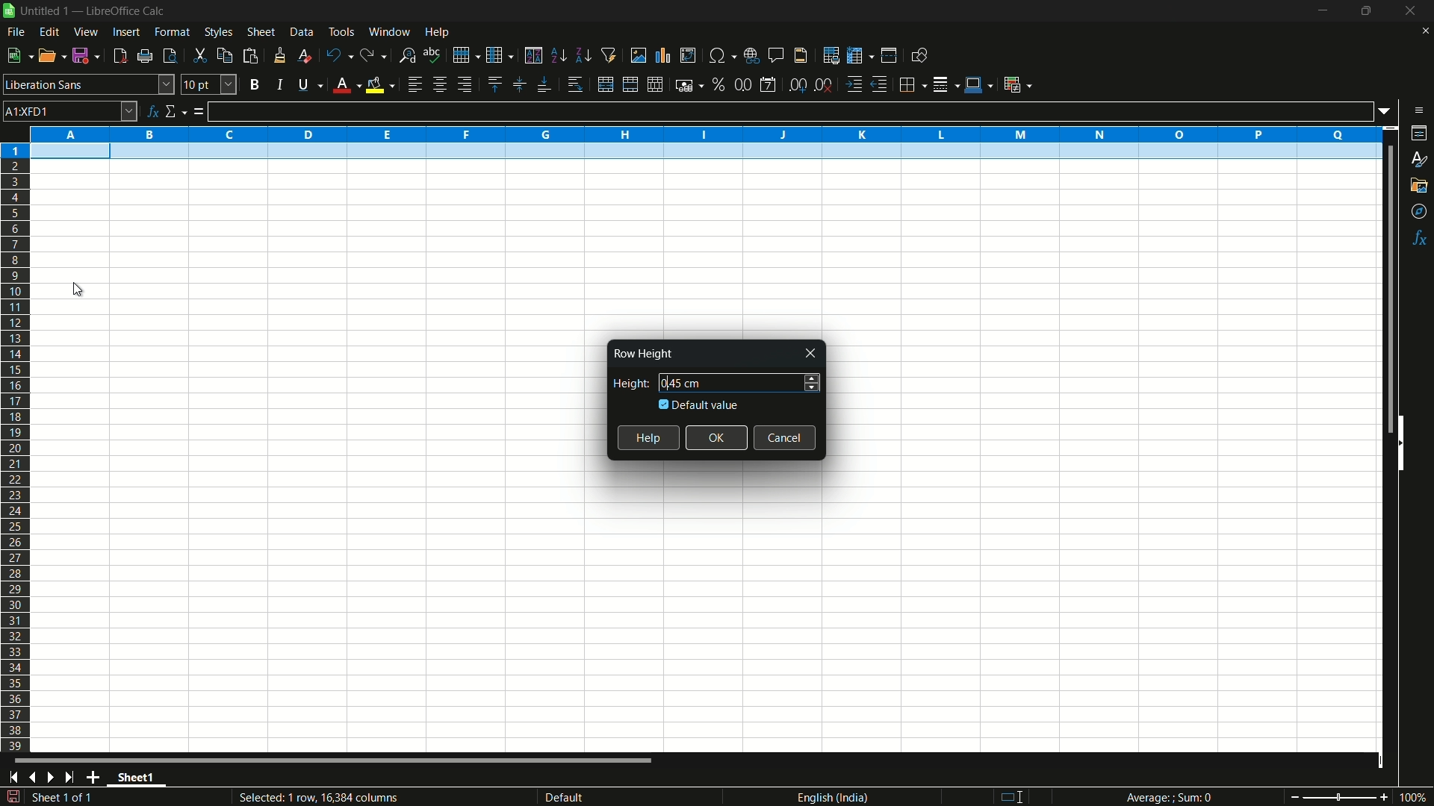  Describe the element at coordinates (768, 85) in the screenshot. I see `format as date` at that location.